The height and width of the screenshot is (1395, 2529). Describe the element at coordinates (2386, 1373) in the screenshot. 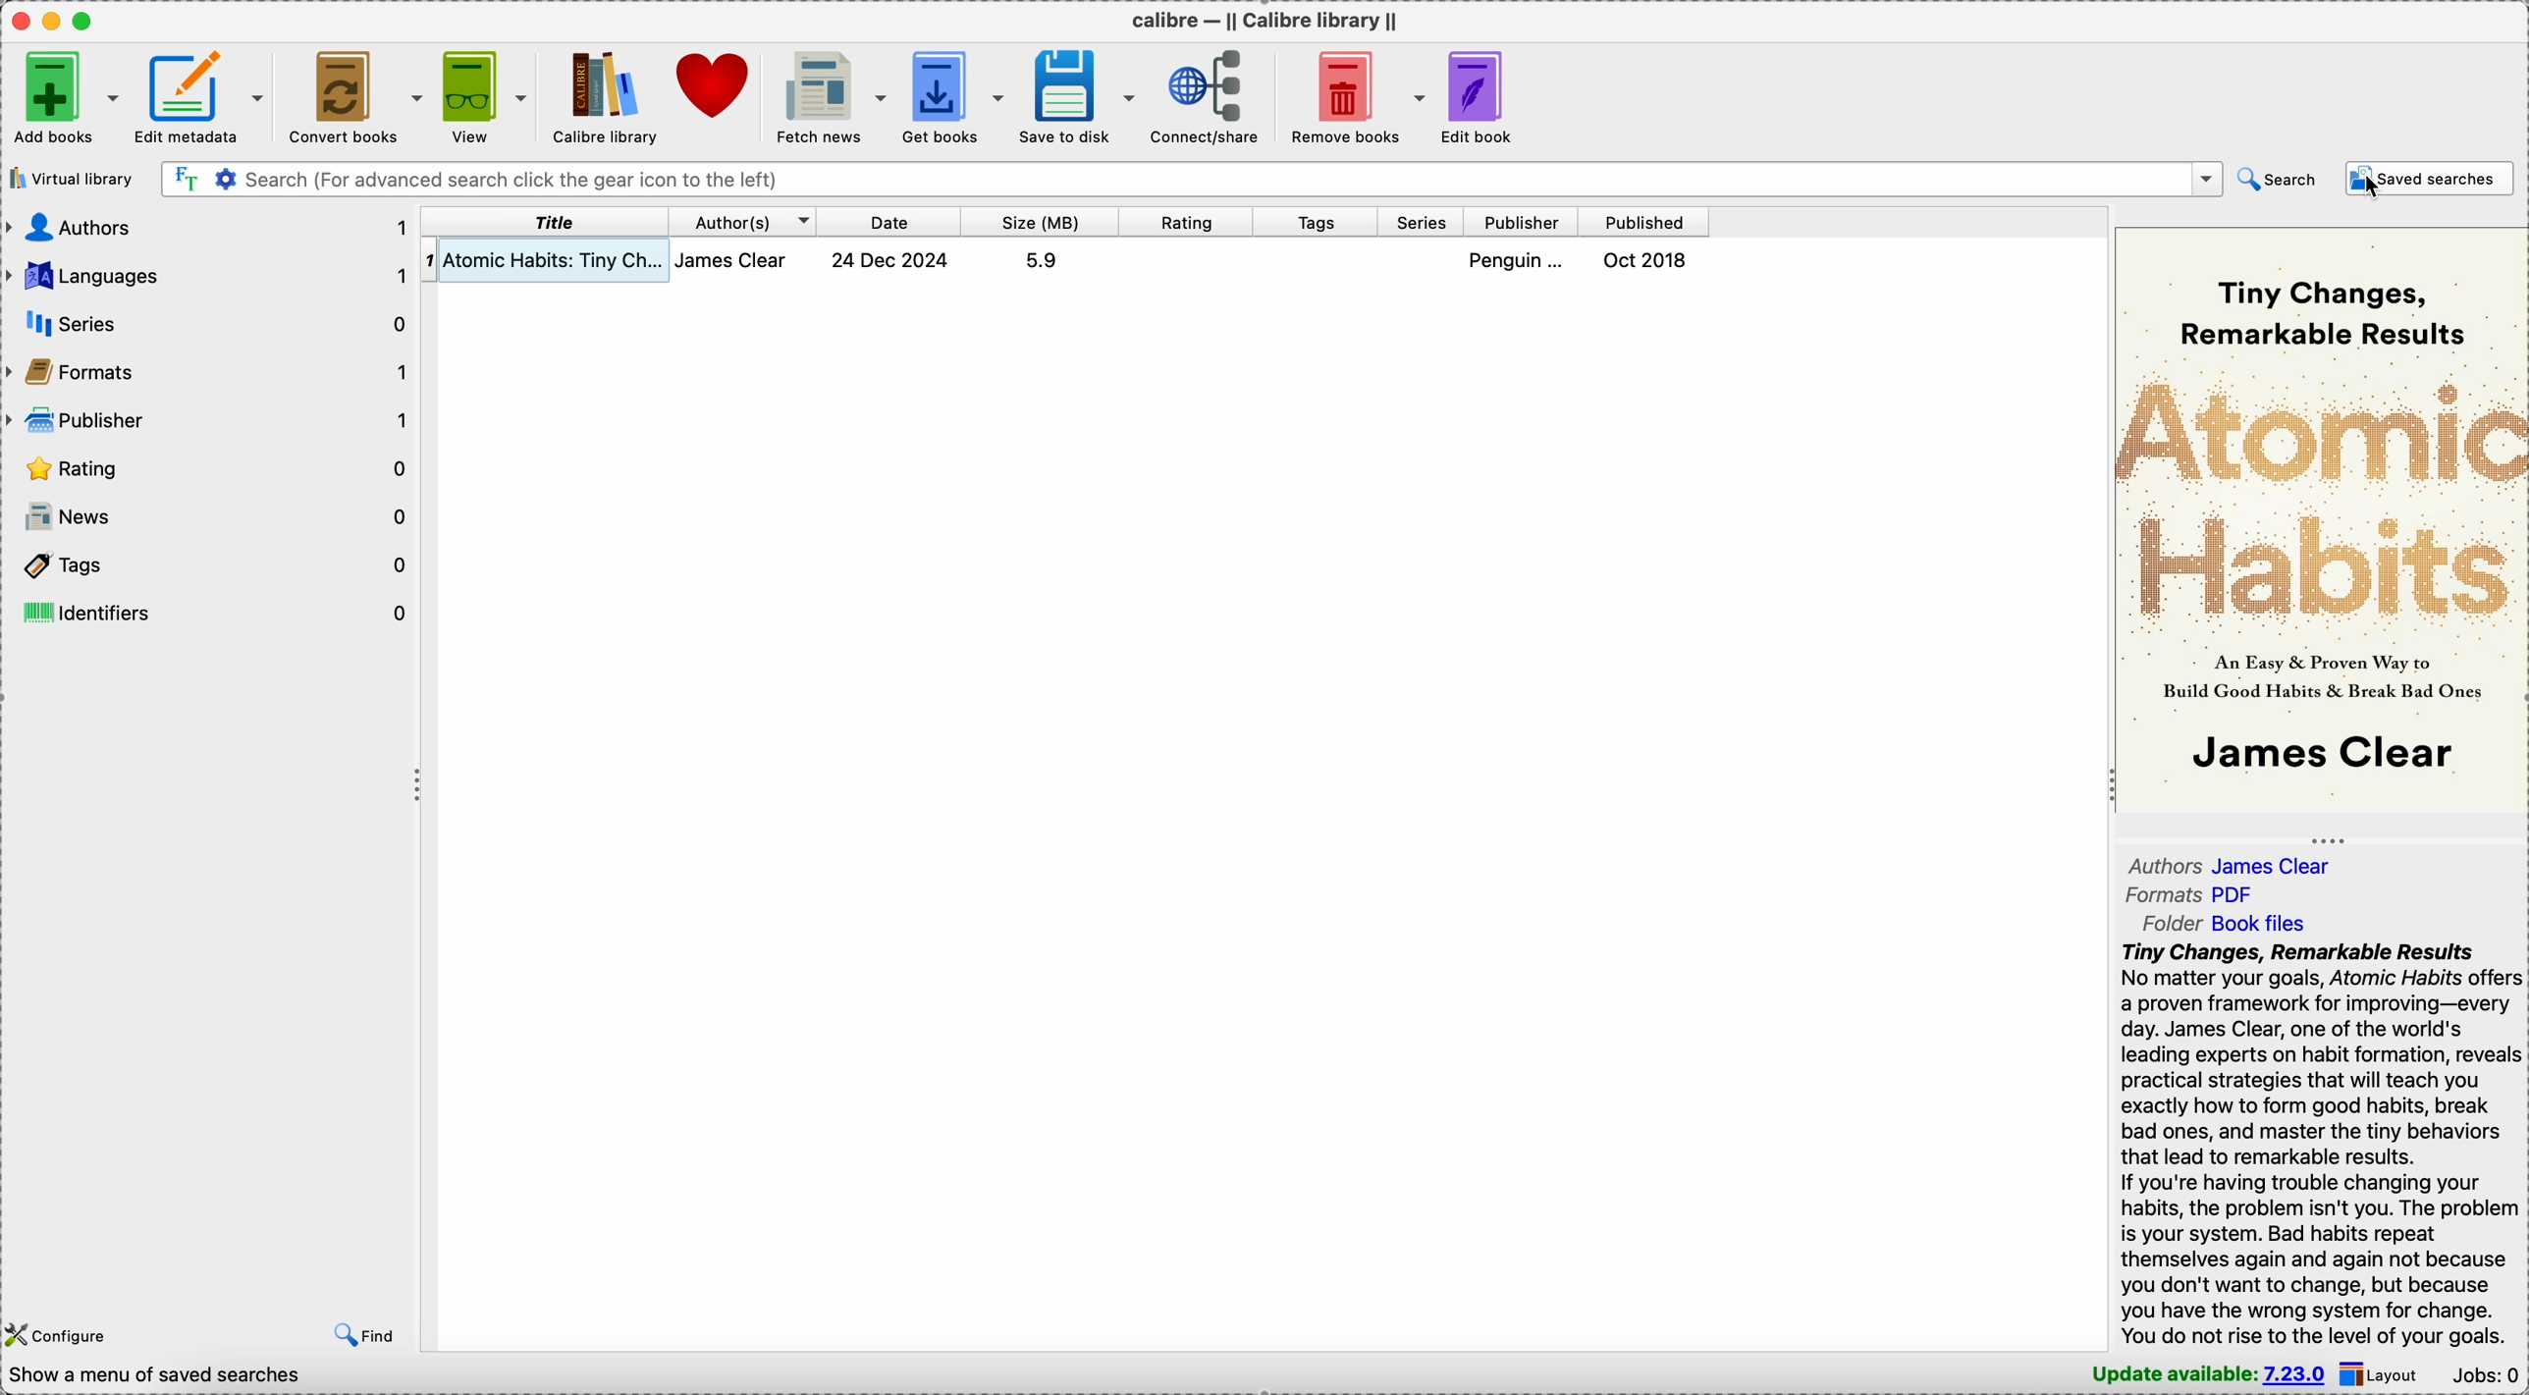

I see `layout` at that location.